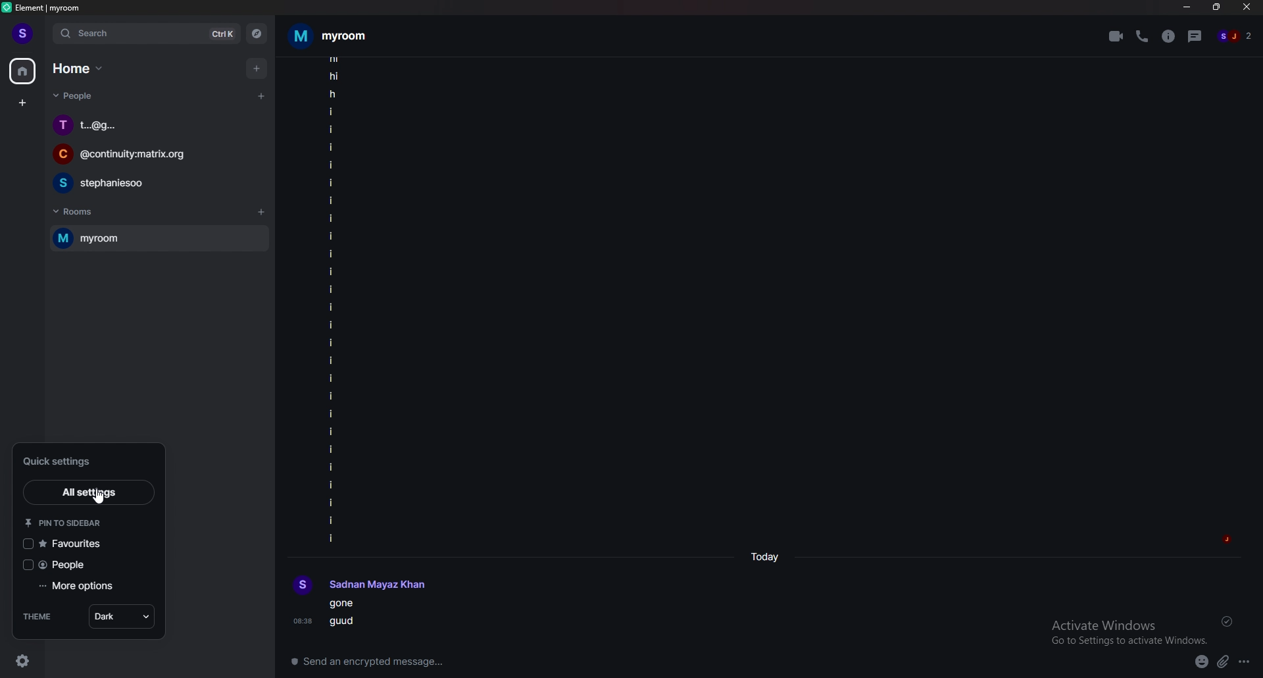 The width and height of the screenshot is (1263, 678). What do you see at coordinates (1196, 661) in the screenshot?
I see `emoji` at bounding box center [1196, 661].